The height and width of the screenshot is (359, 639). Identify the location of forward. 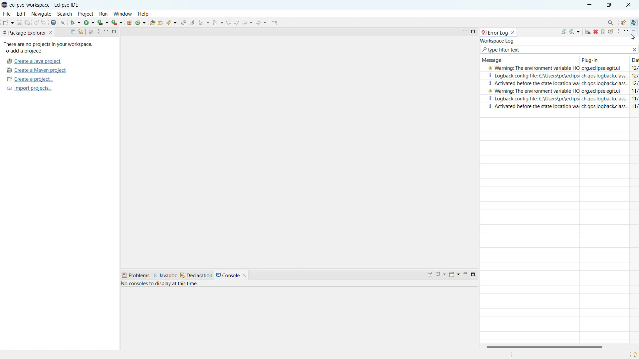
(261, 22).